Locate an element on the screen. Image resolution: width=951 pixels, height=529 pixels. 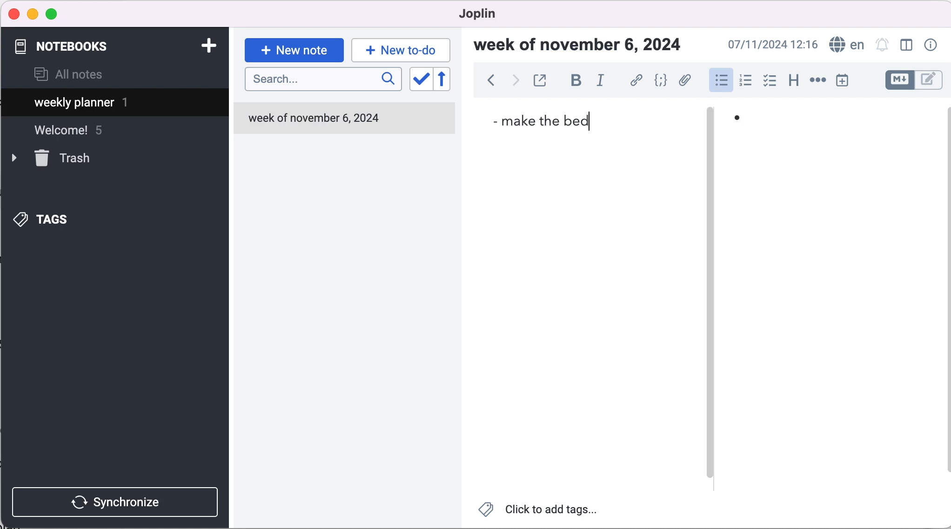
new note is located at coordinates (294, 49).